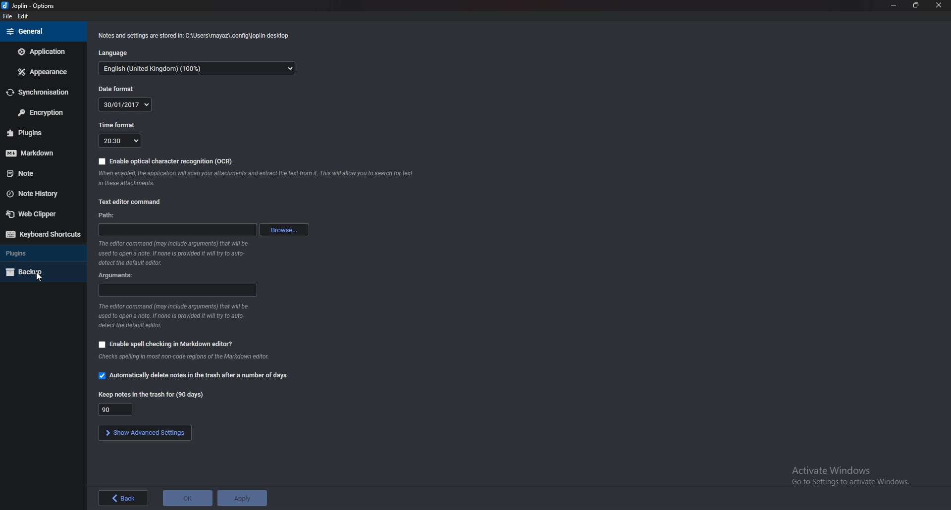 The image size is (951, 510). Describe the element at coordinates (113, 90) in the screenshot. I see `Date format` at that location.